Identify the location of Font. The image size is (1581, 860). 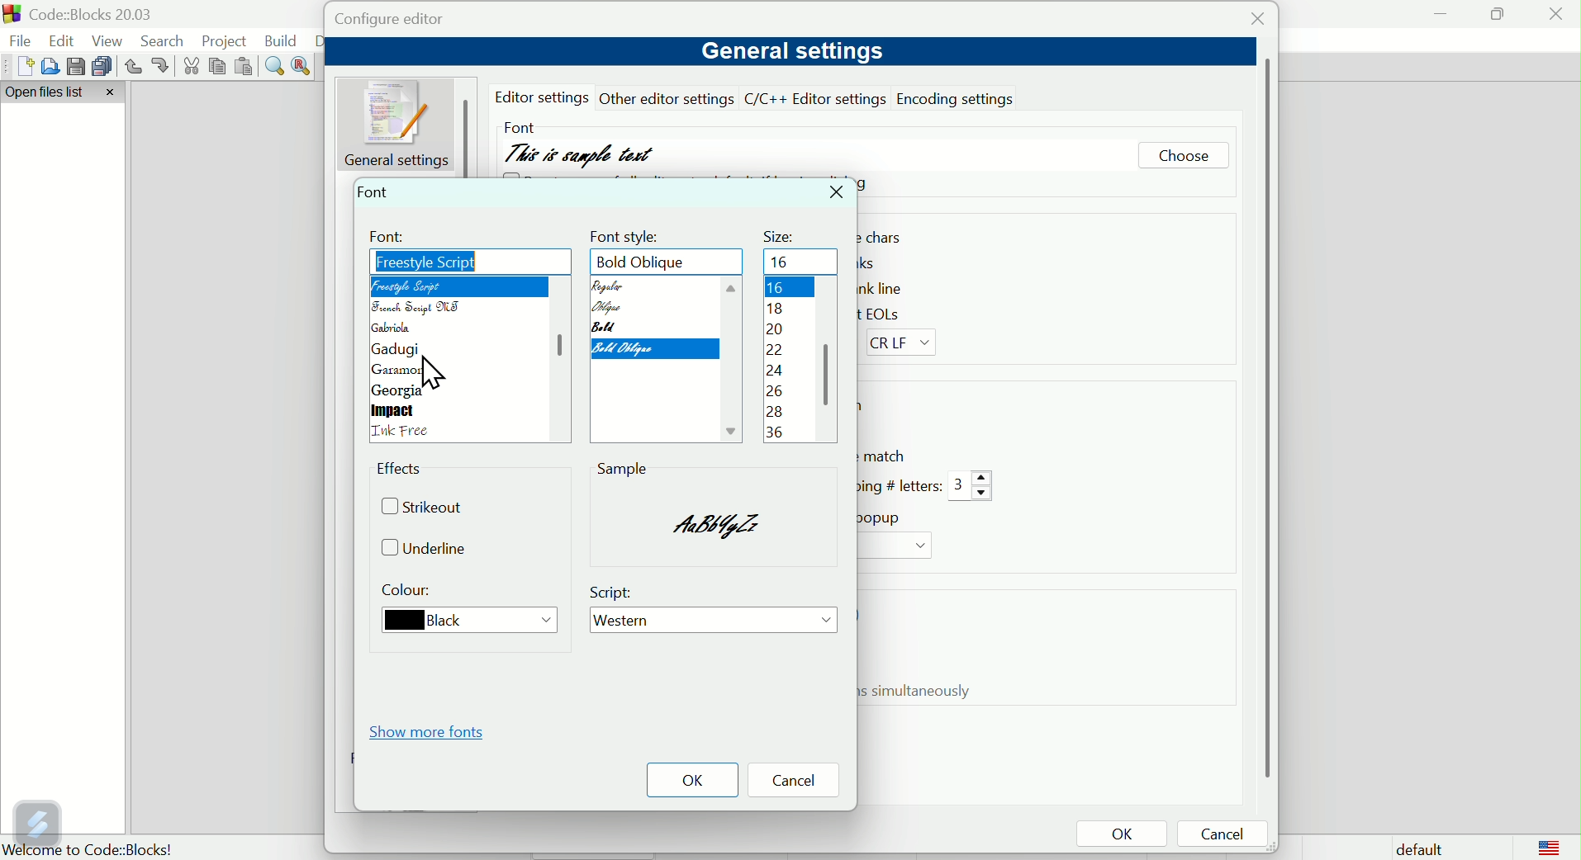
(376, 191).